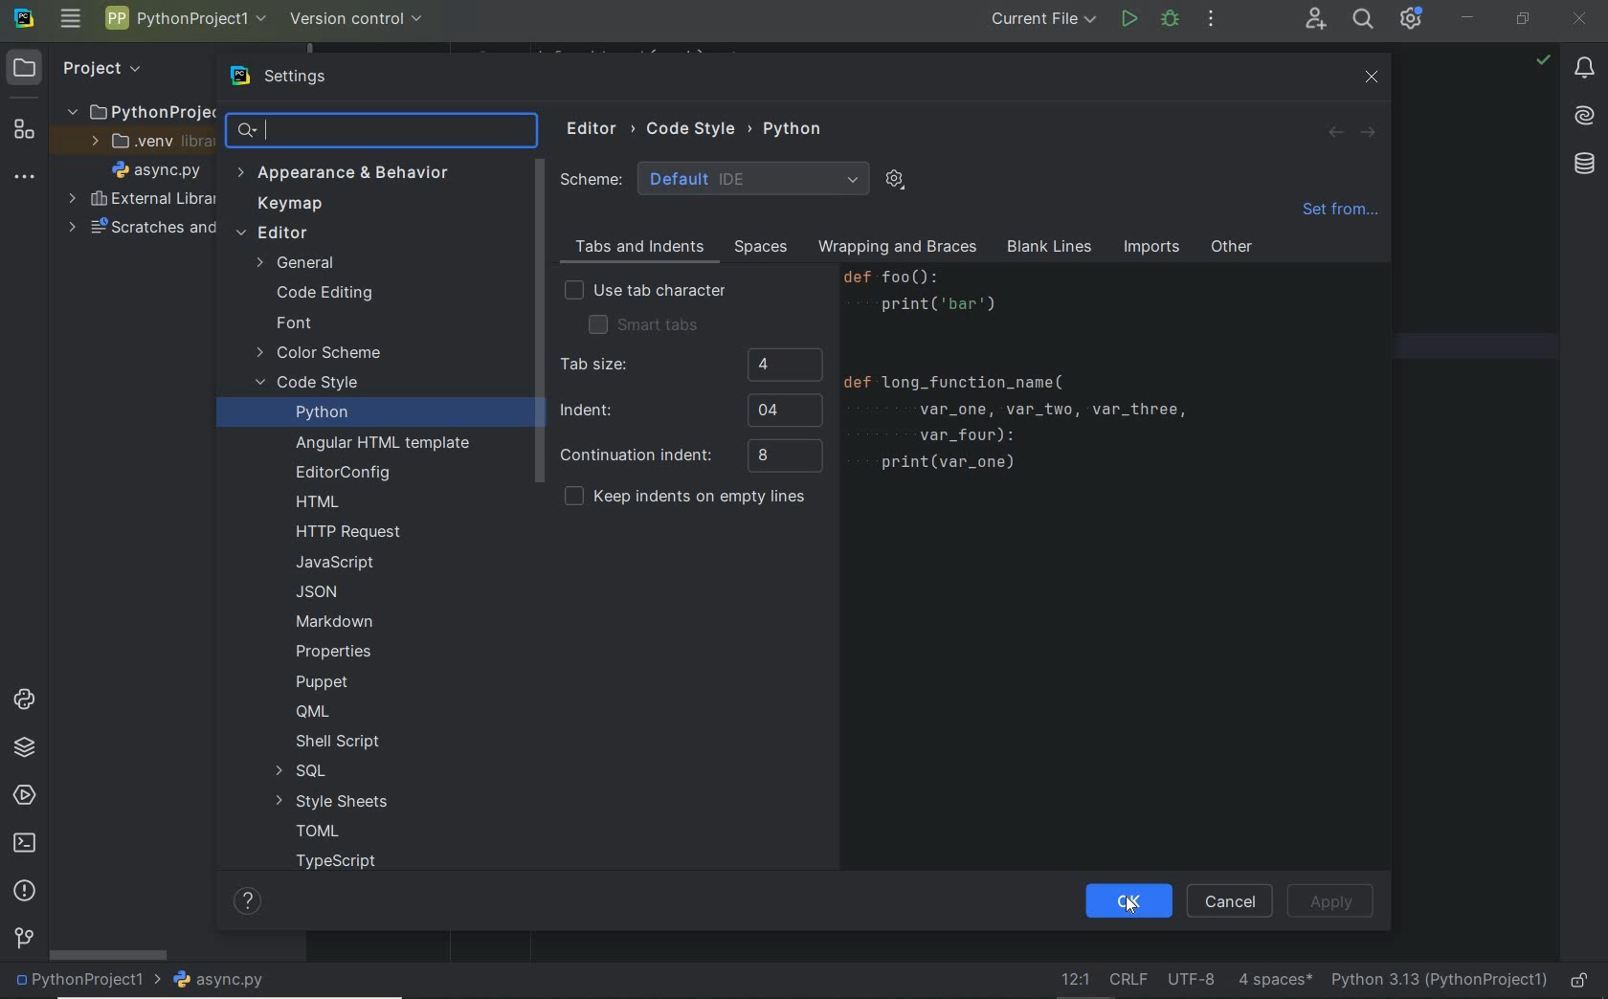 This screenshot has height=999, width=1608. Describe the element at coordinates (1467, 17) in the screenshot. I see `minimize` at that location.